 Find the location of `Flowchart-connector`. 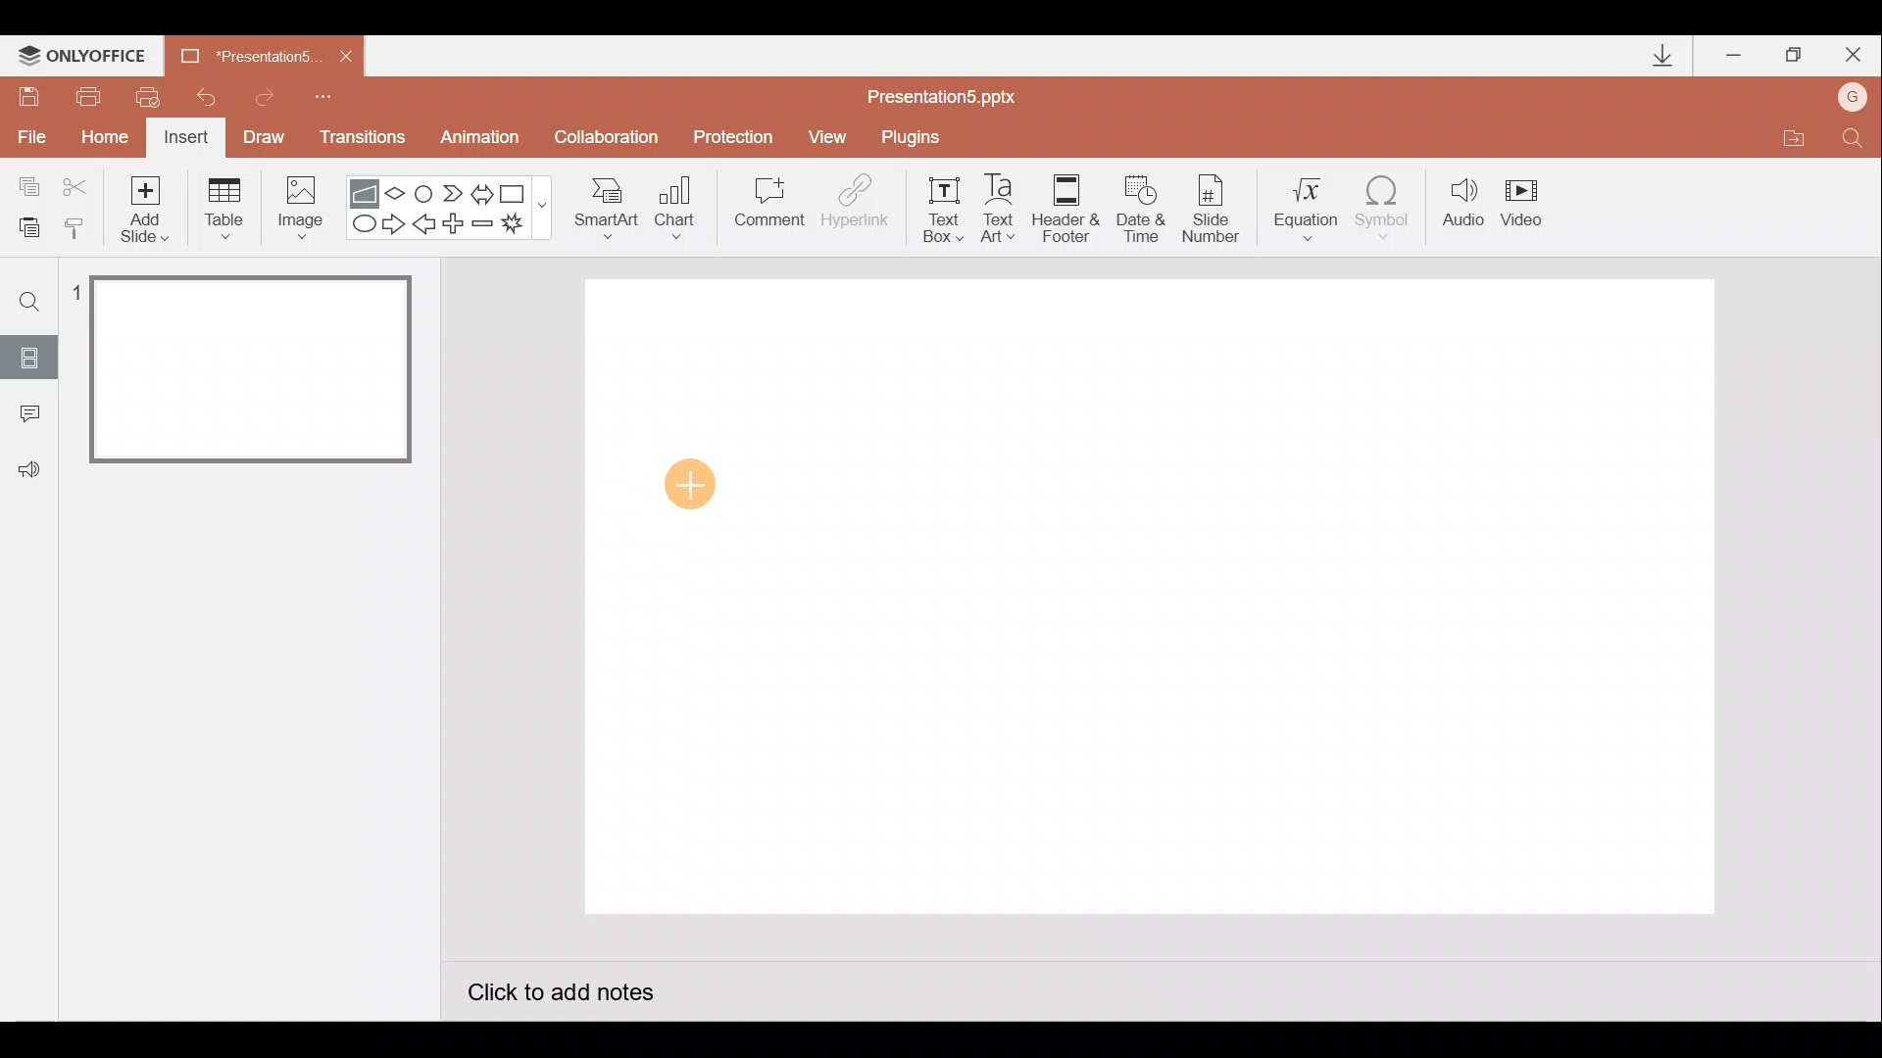

Flowchart-connector is located at coordinates (425, 192).